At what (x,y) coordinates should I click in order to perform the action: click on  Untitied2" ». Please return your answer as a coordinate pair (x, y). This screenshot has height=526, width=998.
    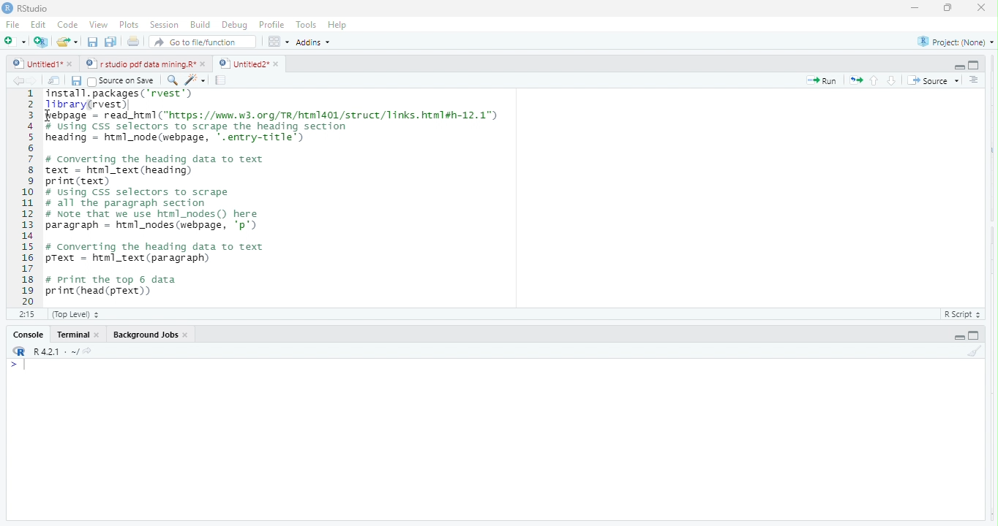
    Looking at the image, I should click on (247, 64).